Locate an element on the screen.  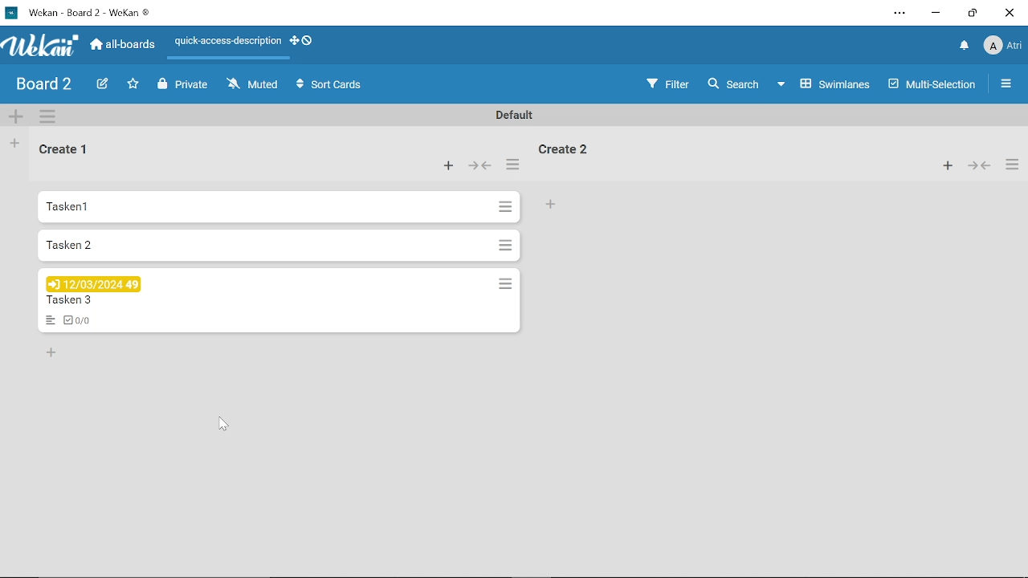
Default is located at coordinates (513, 114).